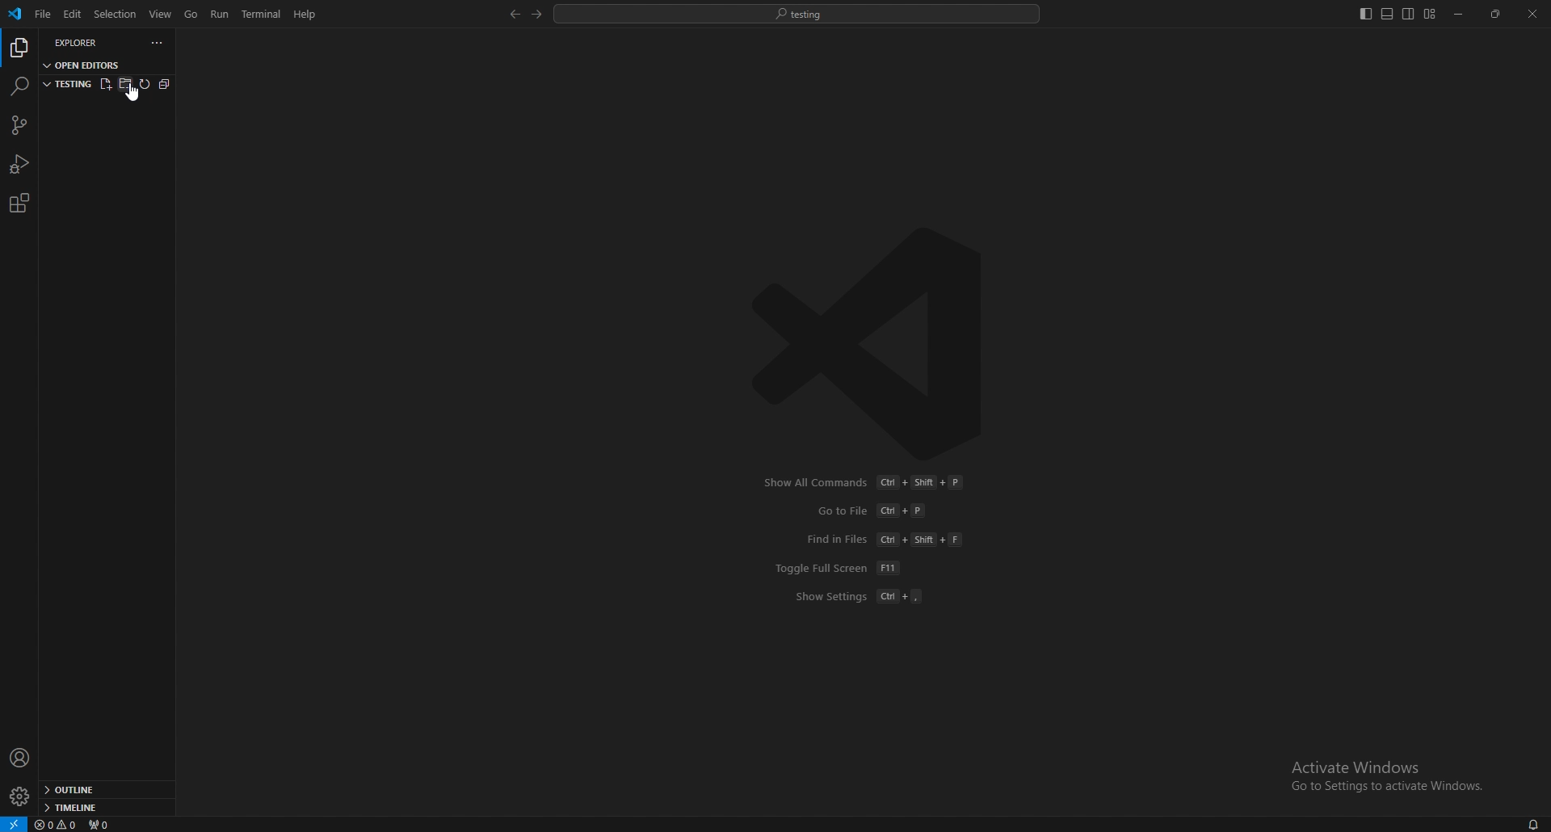  I want to click on explorer, so click(86, 42).